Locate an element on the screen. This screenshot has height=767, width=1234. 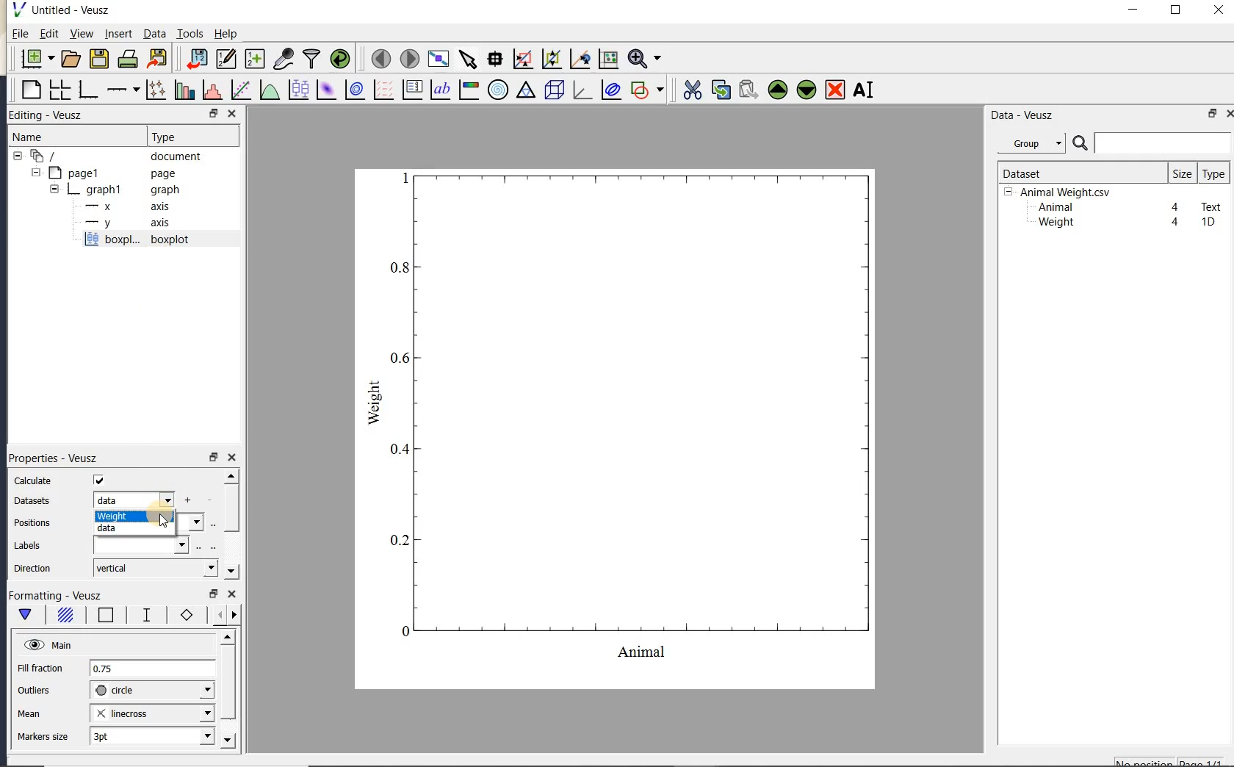
axis is located at coordinates (124, 223).